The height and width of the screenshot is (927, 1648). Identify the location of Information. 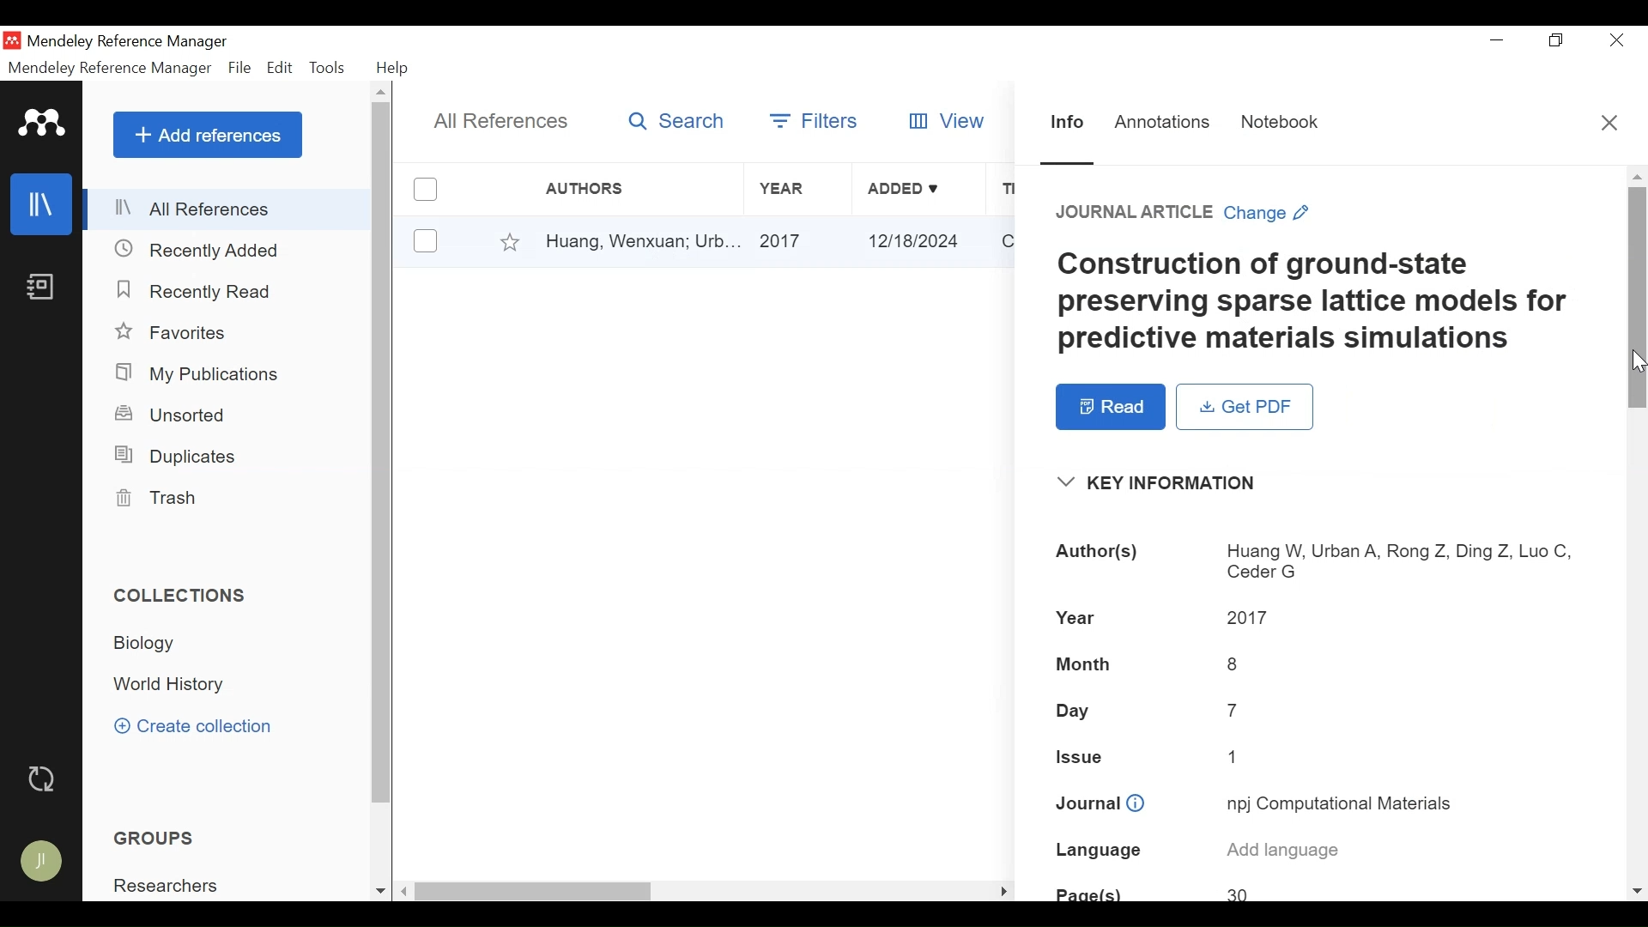
(1063, 121).